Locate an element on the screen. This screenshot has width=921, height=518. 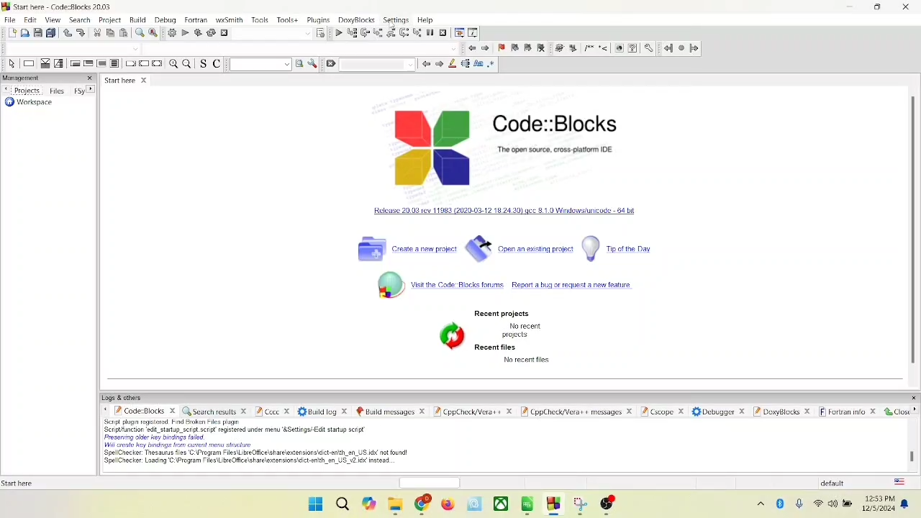
find is located at coordinates (139, 32).